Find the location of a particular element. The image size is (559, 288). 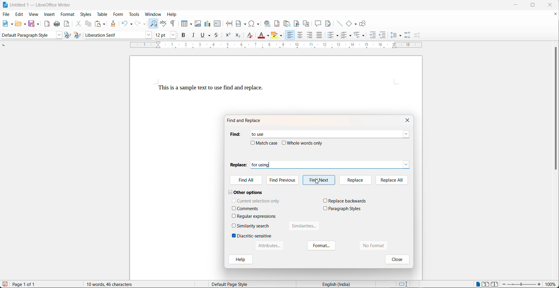

page break is located at coordinates (230, 24).